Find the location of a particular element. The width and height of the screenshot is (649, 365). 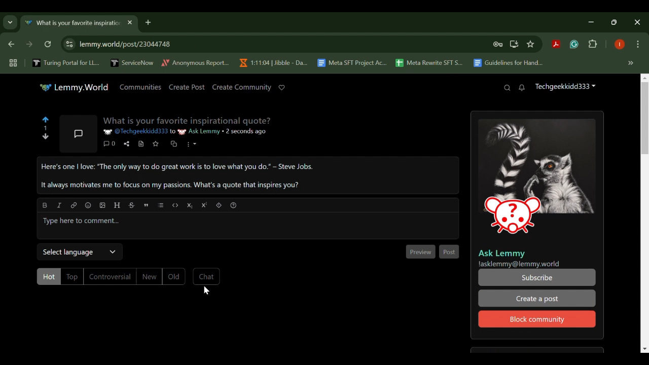

Hot is located at coordinates (50, 277).